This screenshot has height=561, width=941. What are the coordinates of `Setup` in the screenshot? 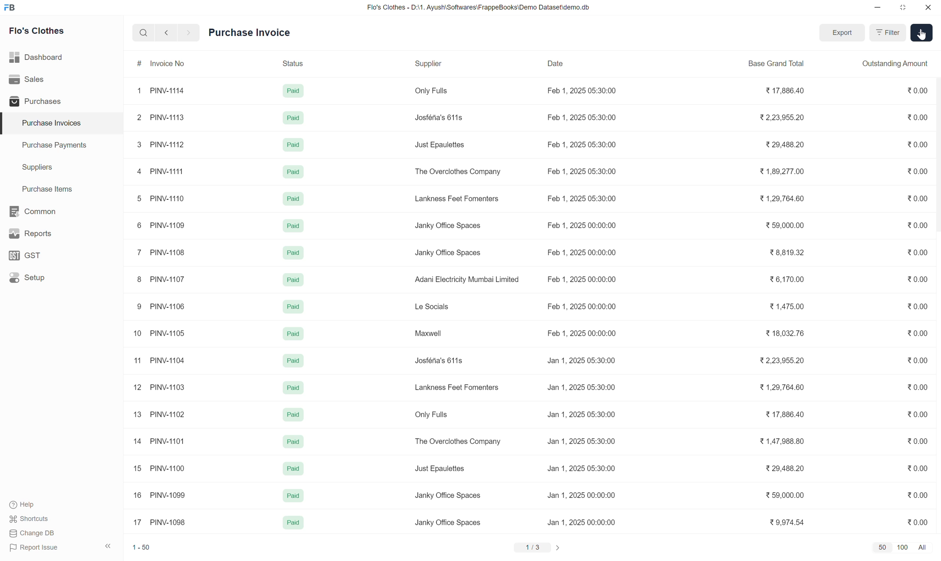 It's located at (61, 277).